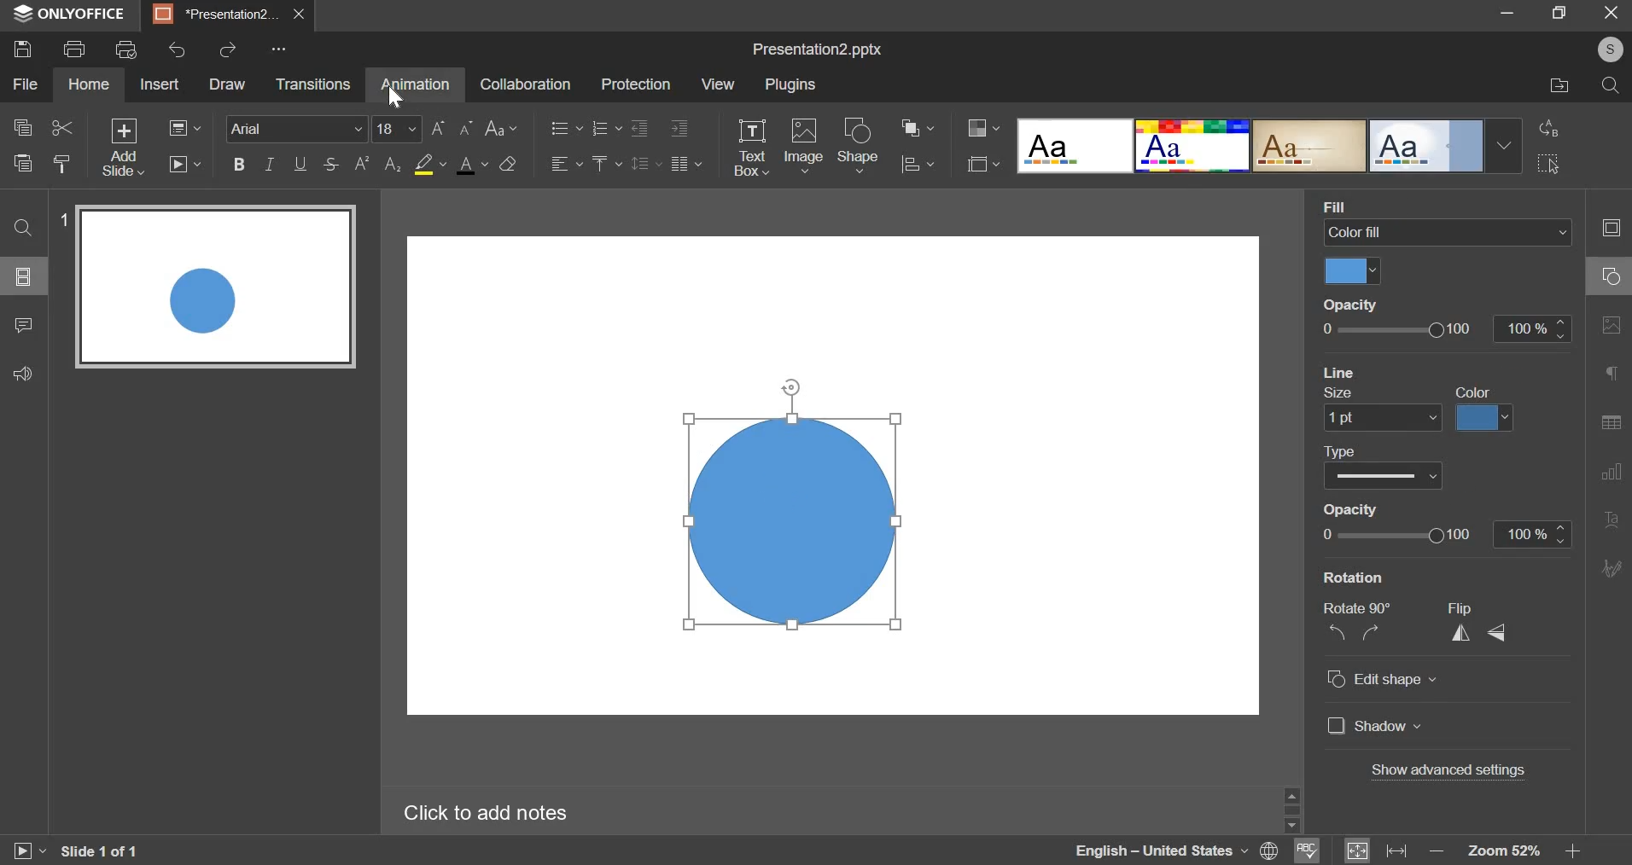 This screenshot has height=865, width=1632. I want to click on image, so click(803, 147).